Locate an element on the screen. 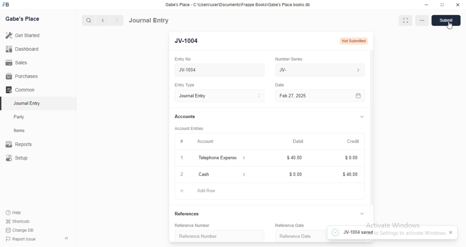  New Journal Entry 02 is located at coordinates (220, 70).